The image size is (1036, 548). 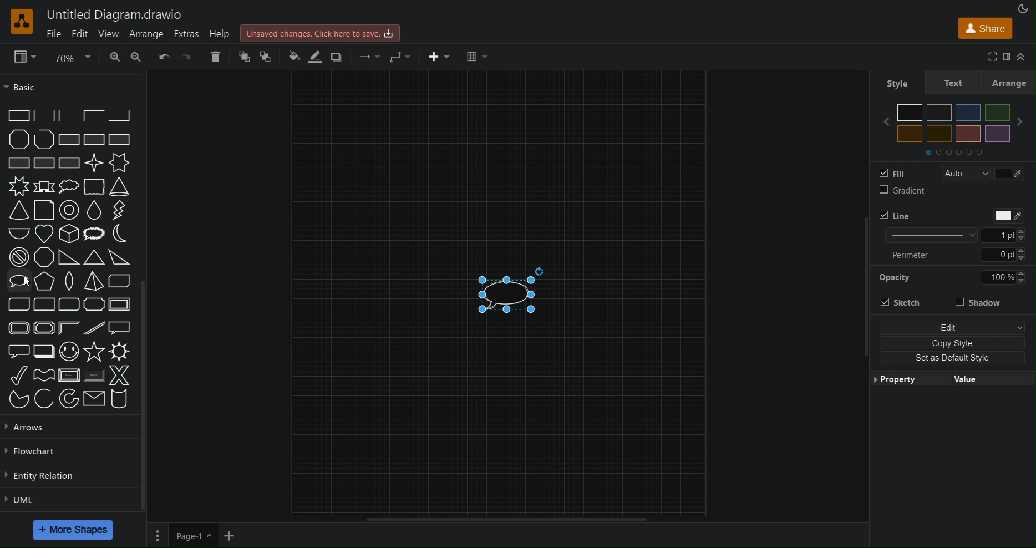 I want to click on Rounded Frame, so click(x=19, y=328).